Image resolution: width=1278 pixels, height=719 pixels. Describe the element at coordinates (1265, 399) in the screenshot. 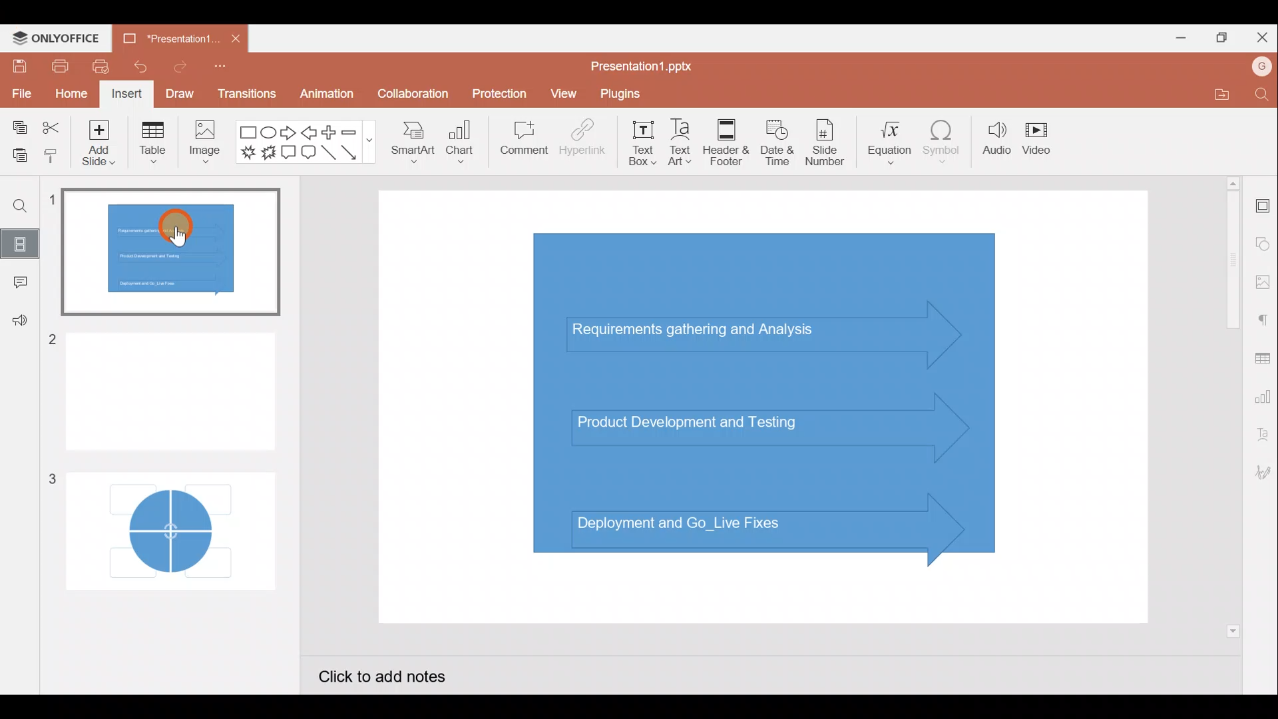

I see `Chart settings` at that location.